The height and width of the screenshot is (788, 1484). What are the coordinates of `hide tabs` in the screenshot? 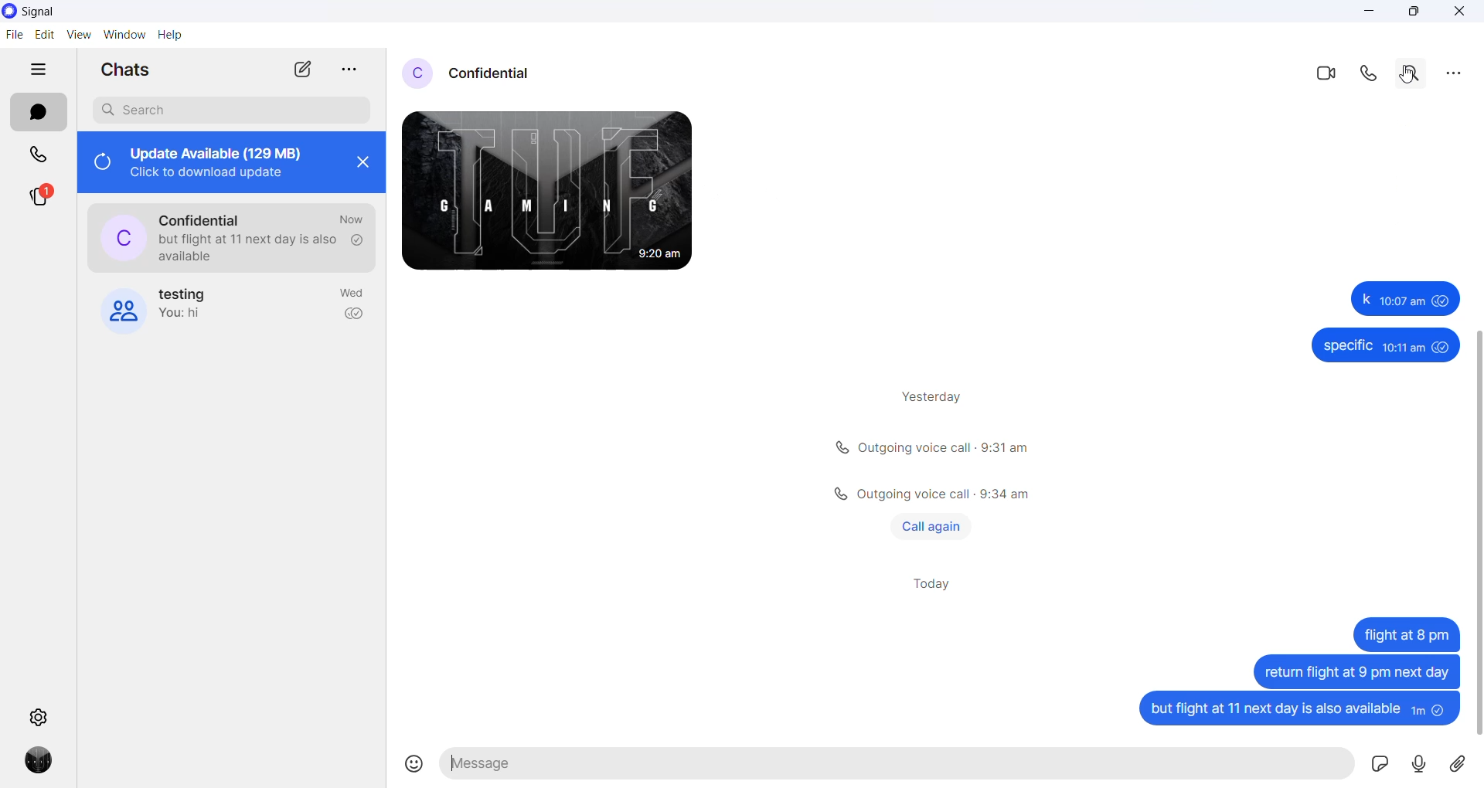 It's located at (38, 70).